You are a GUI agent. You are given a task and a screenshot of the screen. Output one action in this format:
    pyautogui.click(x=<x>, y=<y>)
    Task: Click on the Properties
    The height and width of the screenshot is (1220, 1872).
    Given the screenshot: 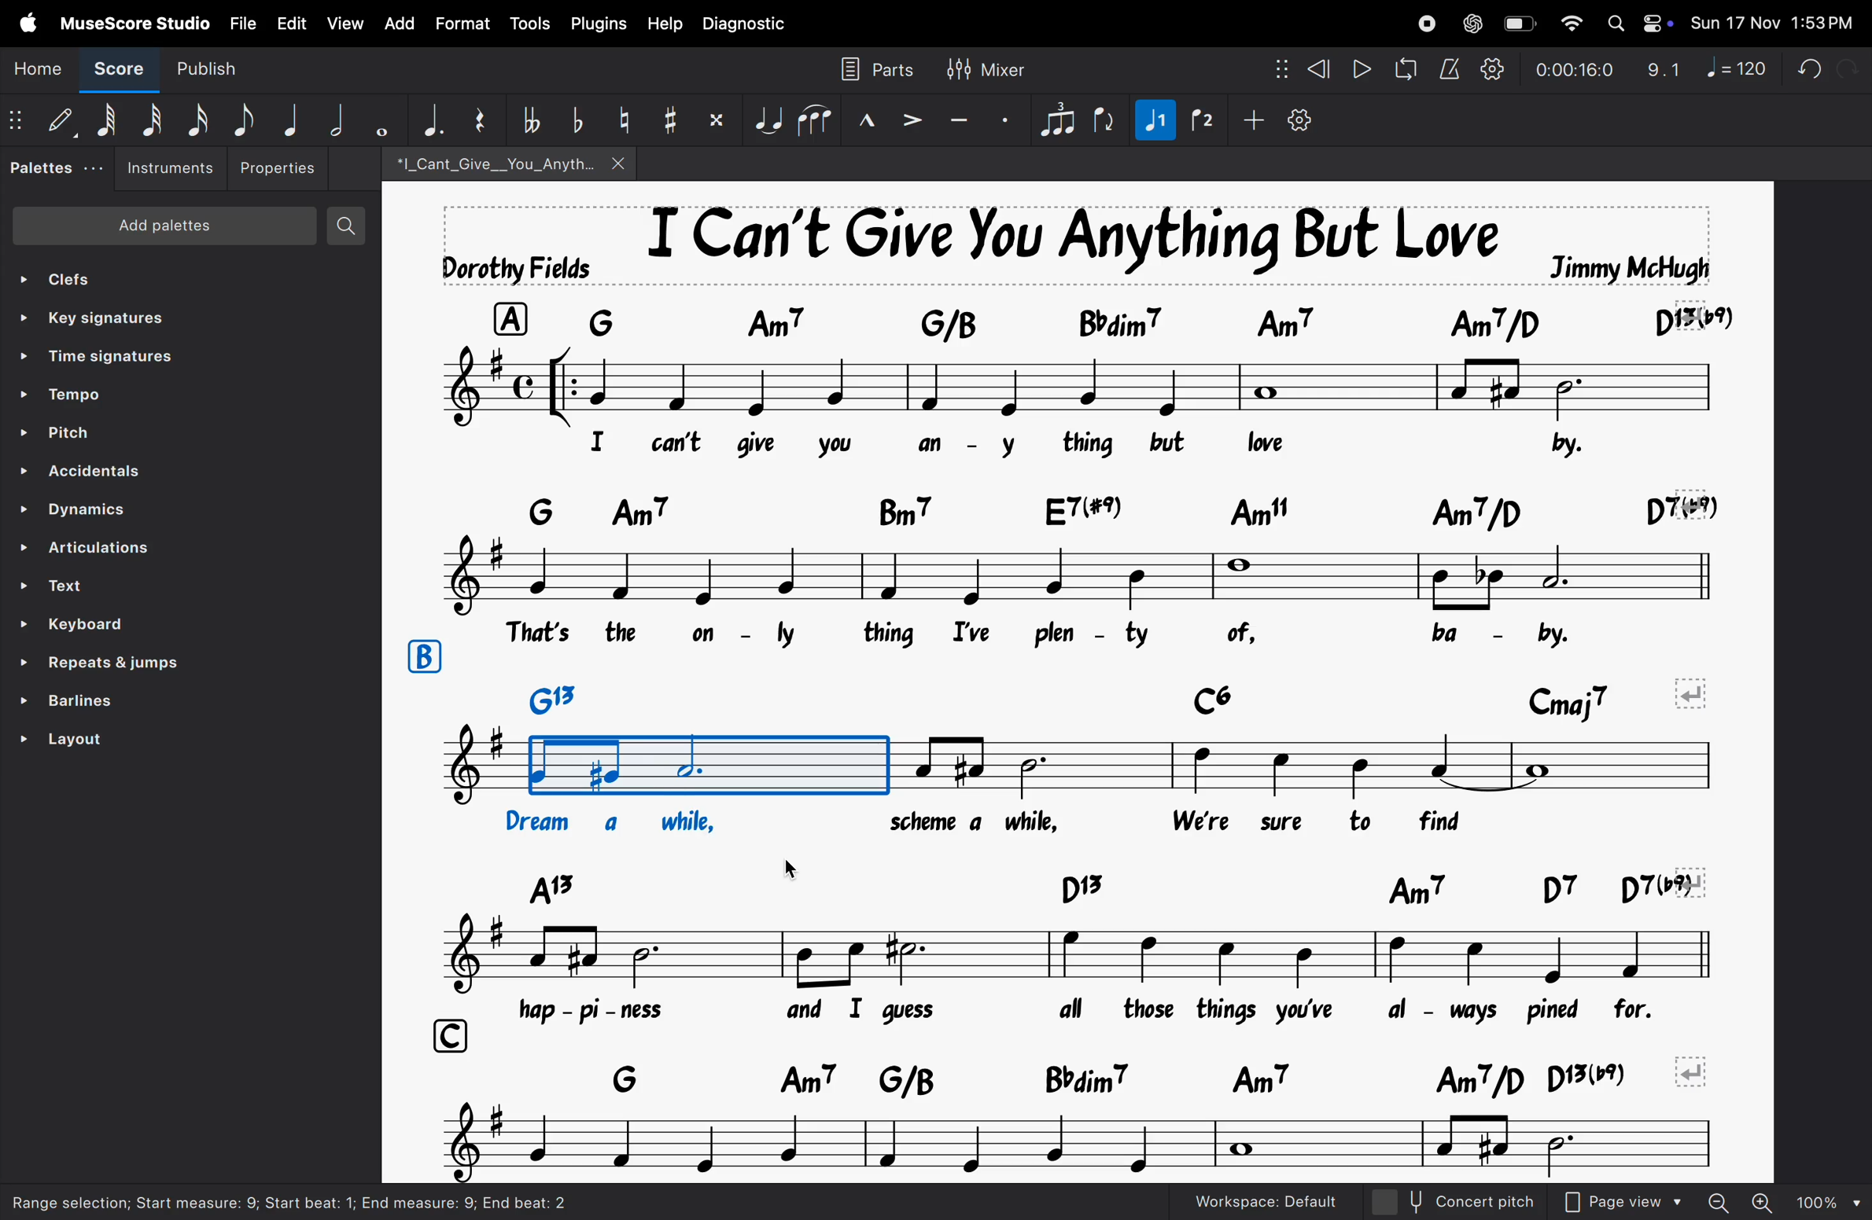 What is the action you would take?
    pyautogui.click(x=279, y=167)
    